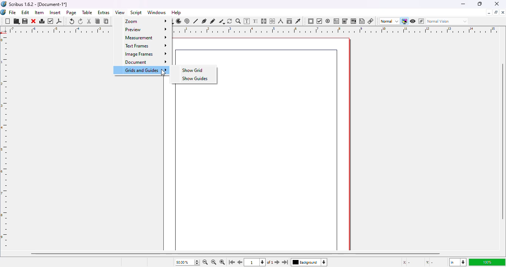 This screenshot has height=267, width=506. What do you see at coordinates (419, 263) in the screenshot?
I see `X -        Y -` at bounding box center [419, 263].